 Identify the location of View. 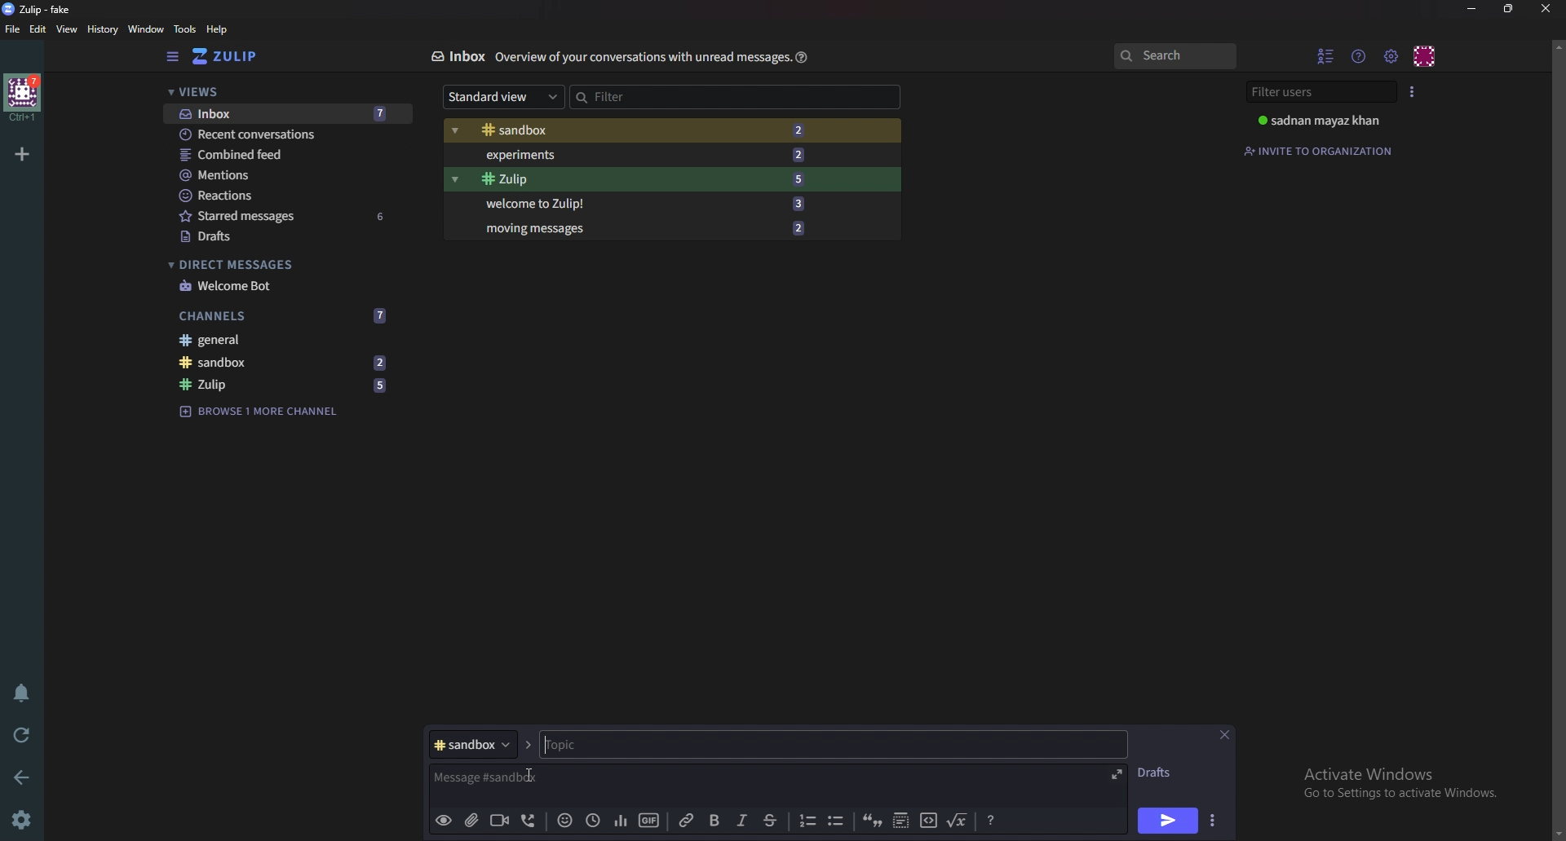
(68, 30).